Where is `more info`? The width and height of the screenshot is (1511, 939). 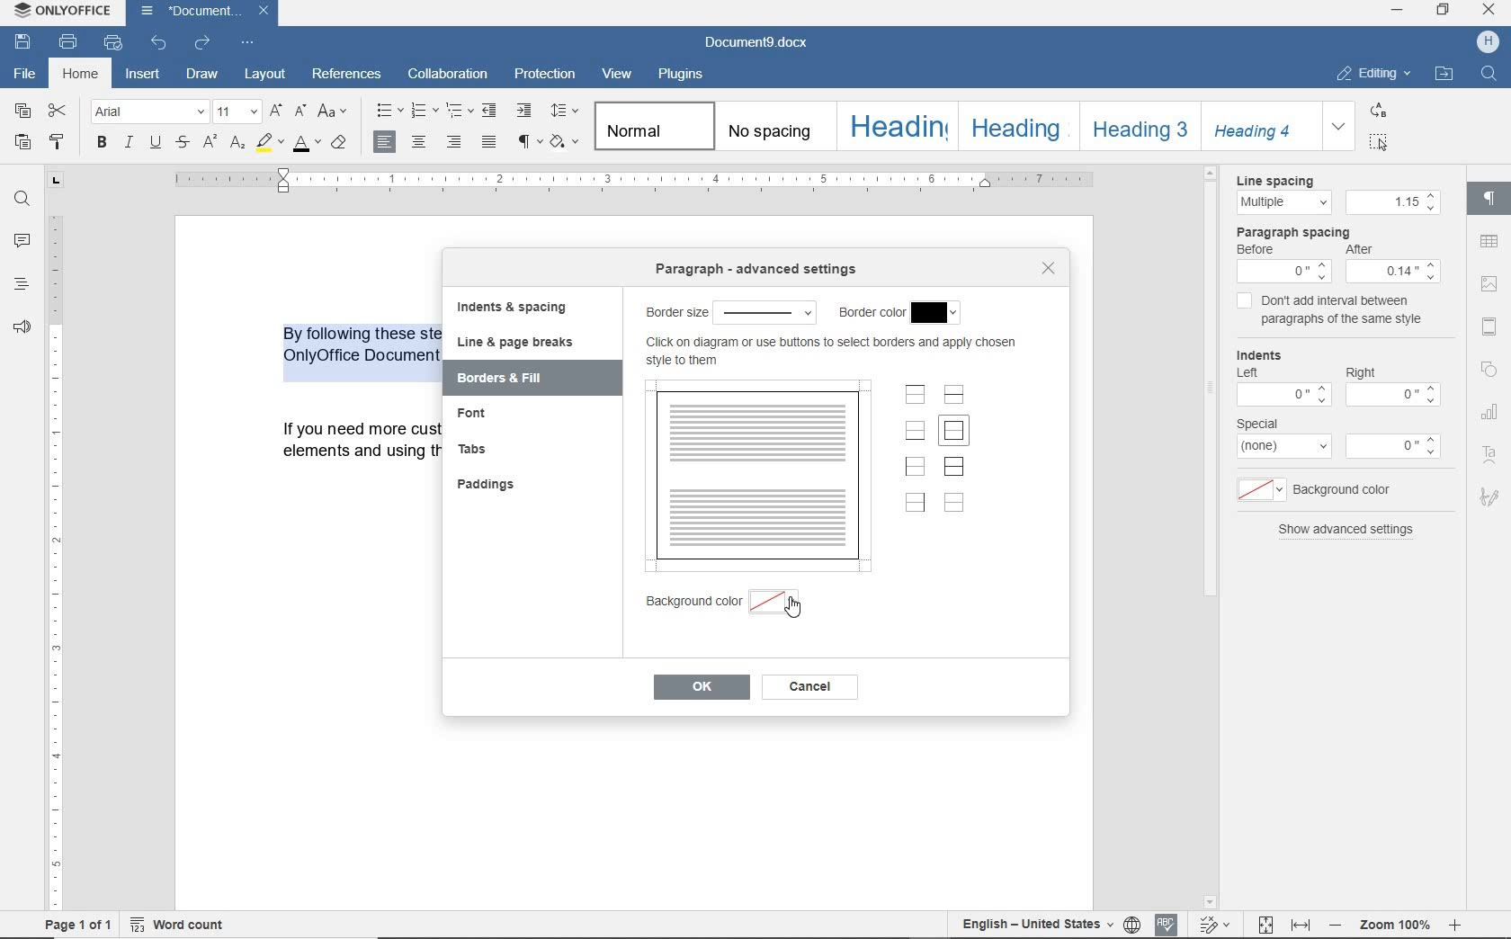 more info is located at coordinates (828, 353).